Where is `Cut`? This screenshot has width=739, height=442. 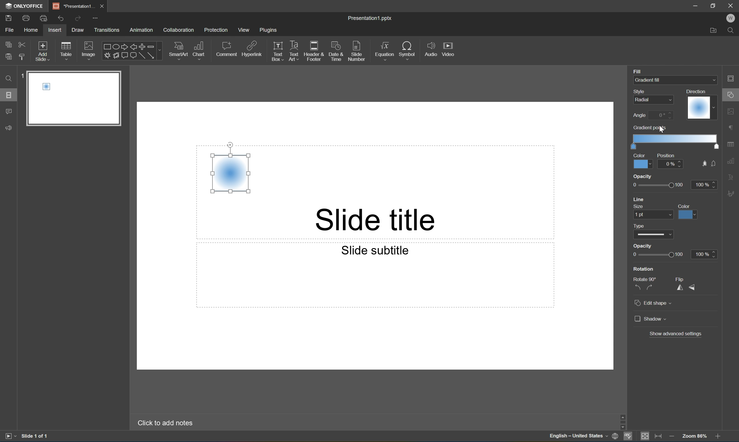 Cut is located at coordinates (22, 44).